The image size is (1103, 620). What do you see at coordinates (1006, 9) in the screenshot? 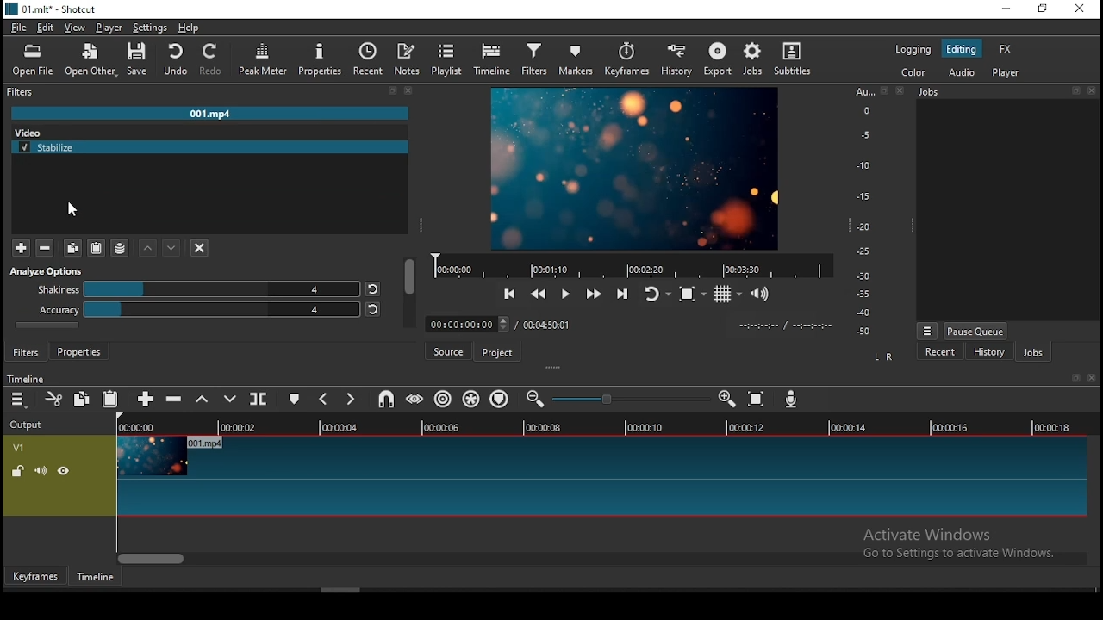
I see `minimize` at bounding box center [1006, 9].